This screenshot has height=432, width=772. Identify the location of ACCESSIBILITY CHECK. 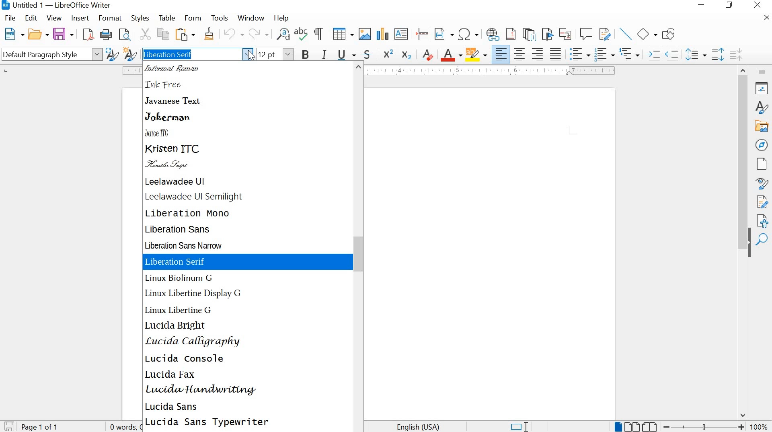
(763, 220).